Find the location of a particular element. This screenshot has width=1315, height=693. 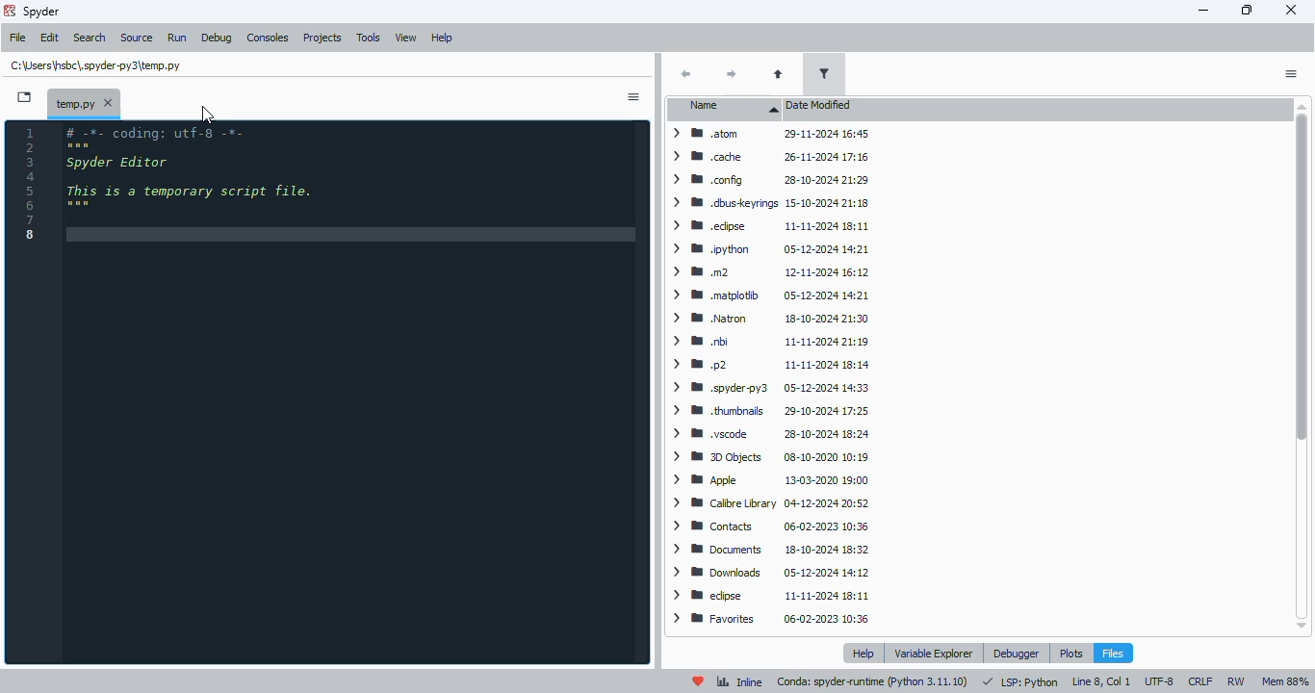

> BW spyderpy3 05-12-2024 14:33 is located at coordinates (766, 387).